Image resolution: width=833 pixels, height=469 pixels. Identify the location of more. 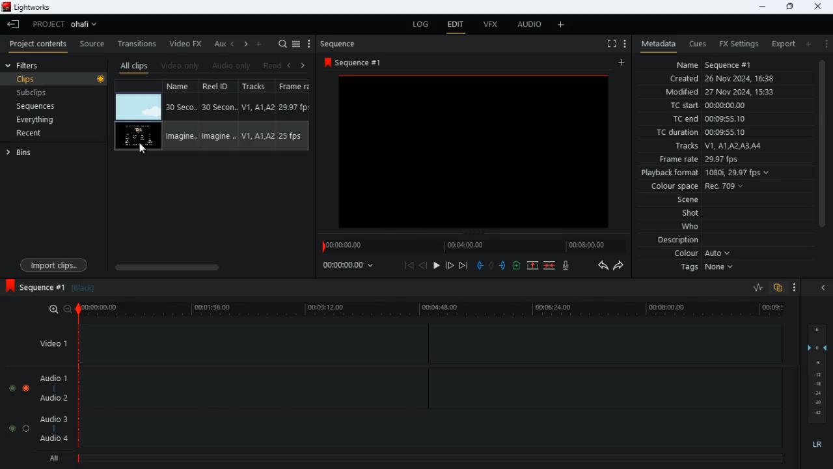
(791, 287).